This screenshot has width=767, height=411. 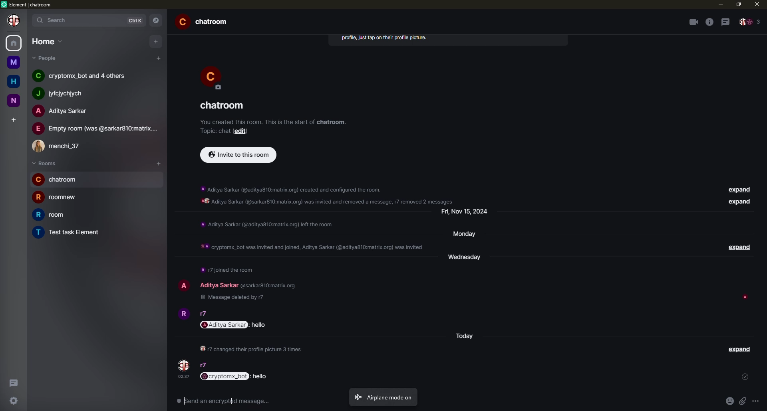 What do you see at coordinates (465, 235) in the screenshot?
I see `day` at bounding box center [465, 235].